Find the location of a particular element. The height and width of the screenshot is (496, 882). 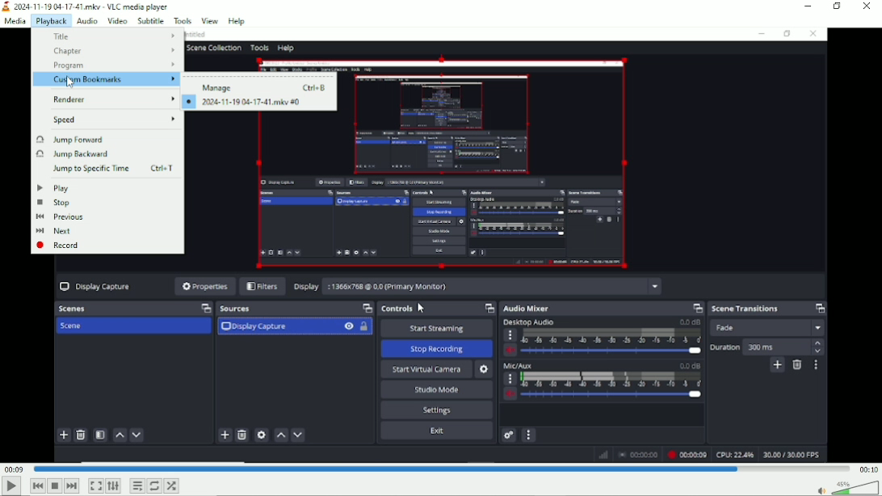

Jump backward is located at coordinates (82, 154).